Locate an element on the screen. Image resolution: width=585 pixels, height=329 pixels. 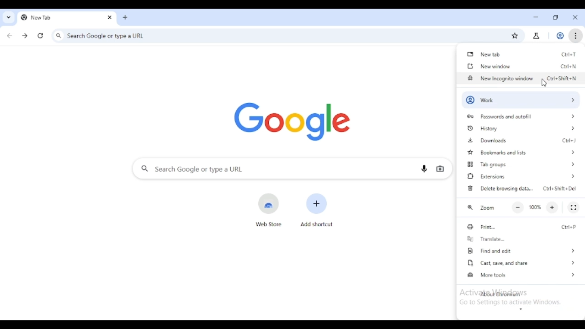
about chromium is located at coordinates (499, 294).